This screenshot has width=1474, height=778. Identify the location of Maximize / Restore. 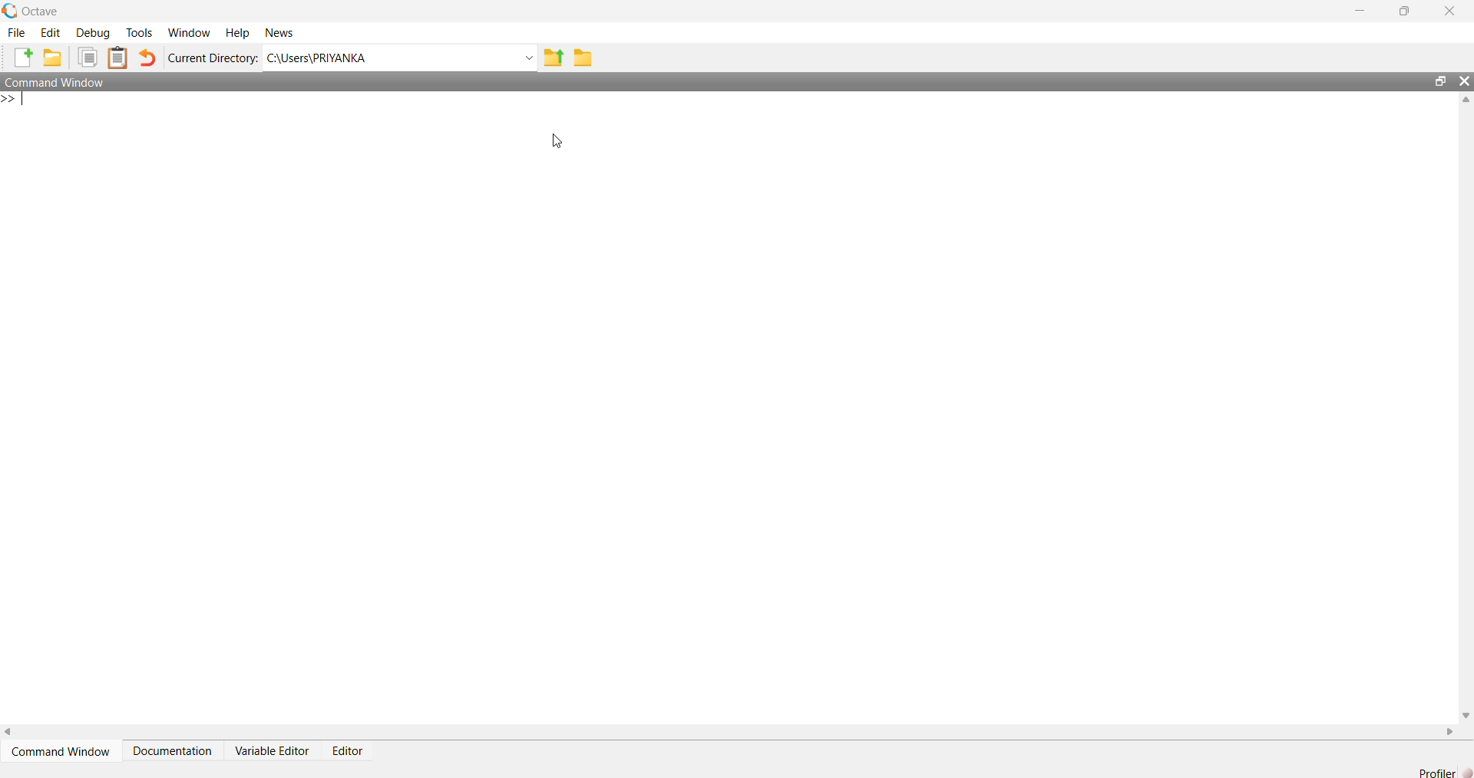
(1408, 12).